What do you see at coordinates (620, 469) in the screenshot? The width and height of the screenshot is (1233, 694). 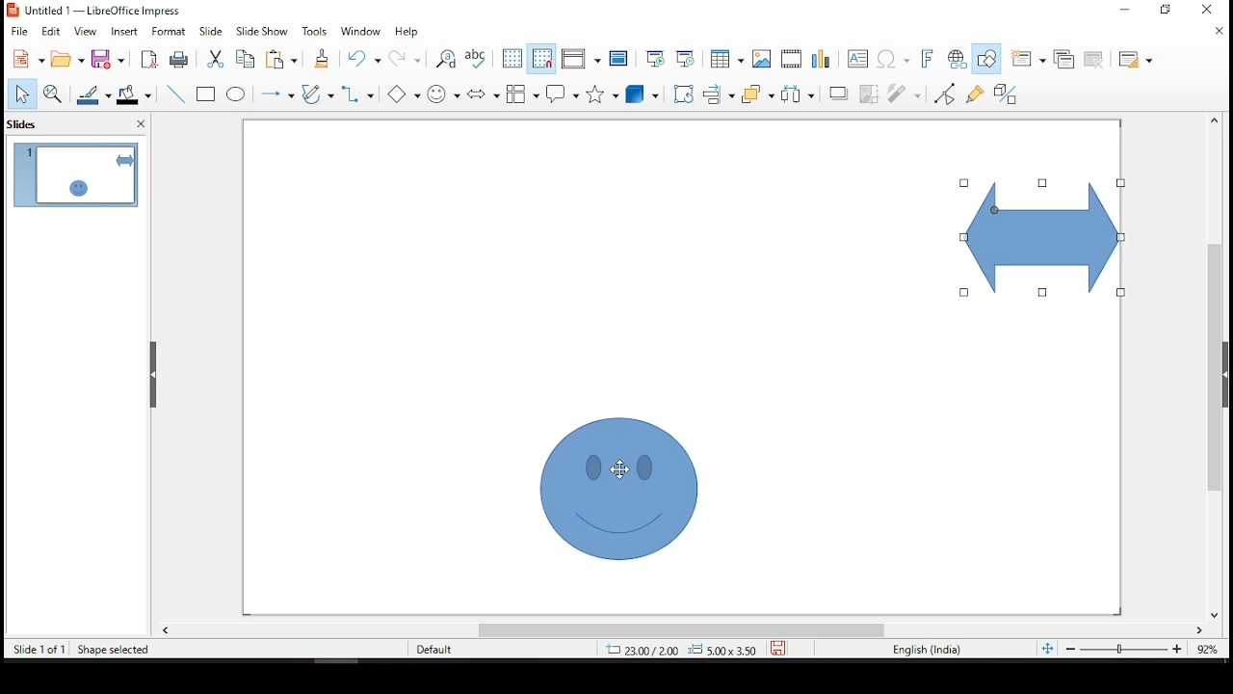 I see `mouse pointer` at bounding box center [620, 469].